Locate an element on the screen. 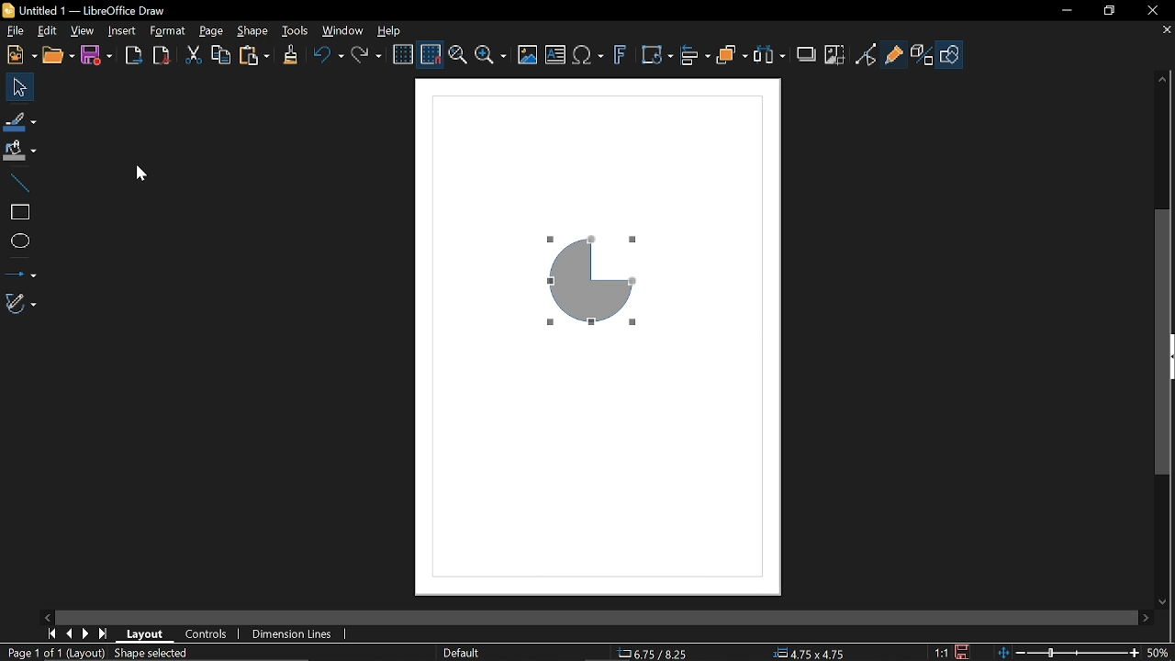  4.75x4.75 (object size) is located at coordinates (808, 654).